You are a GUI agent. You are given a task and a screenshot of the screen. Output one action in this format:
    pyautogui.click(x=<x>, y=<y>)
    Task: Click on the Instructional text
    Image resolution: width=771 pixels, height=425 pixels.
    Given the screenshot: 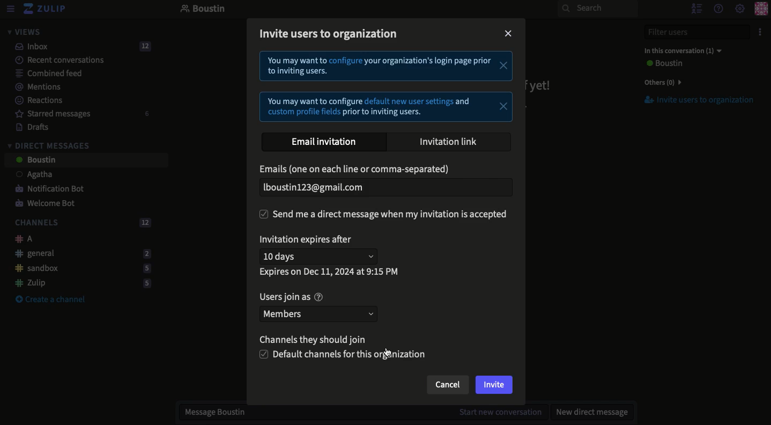 What is the action you would take?
    pyautogui.click(x=384, y=85)
    